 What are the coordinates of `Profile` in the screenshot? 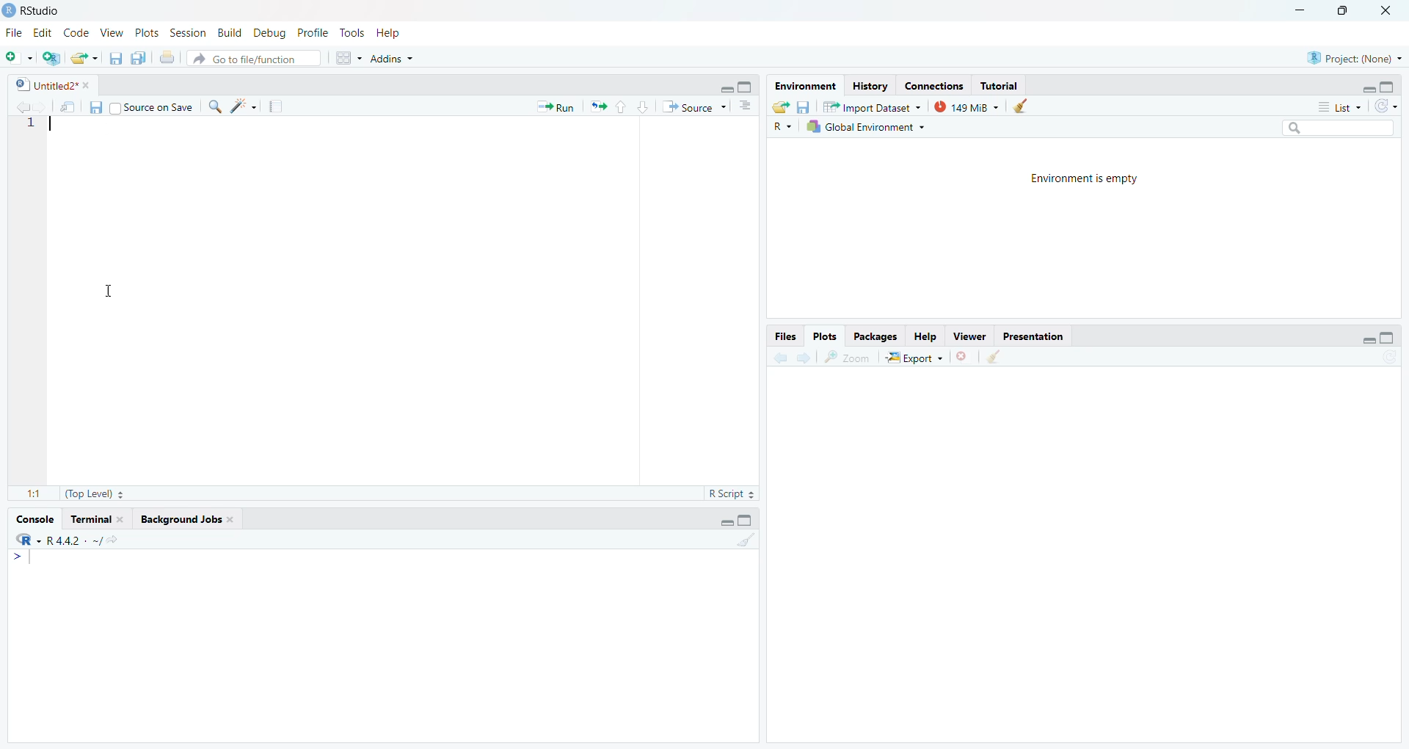 It's located at (311, 31).